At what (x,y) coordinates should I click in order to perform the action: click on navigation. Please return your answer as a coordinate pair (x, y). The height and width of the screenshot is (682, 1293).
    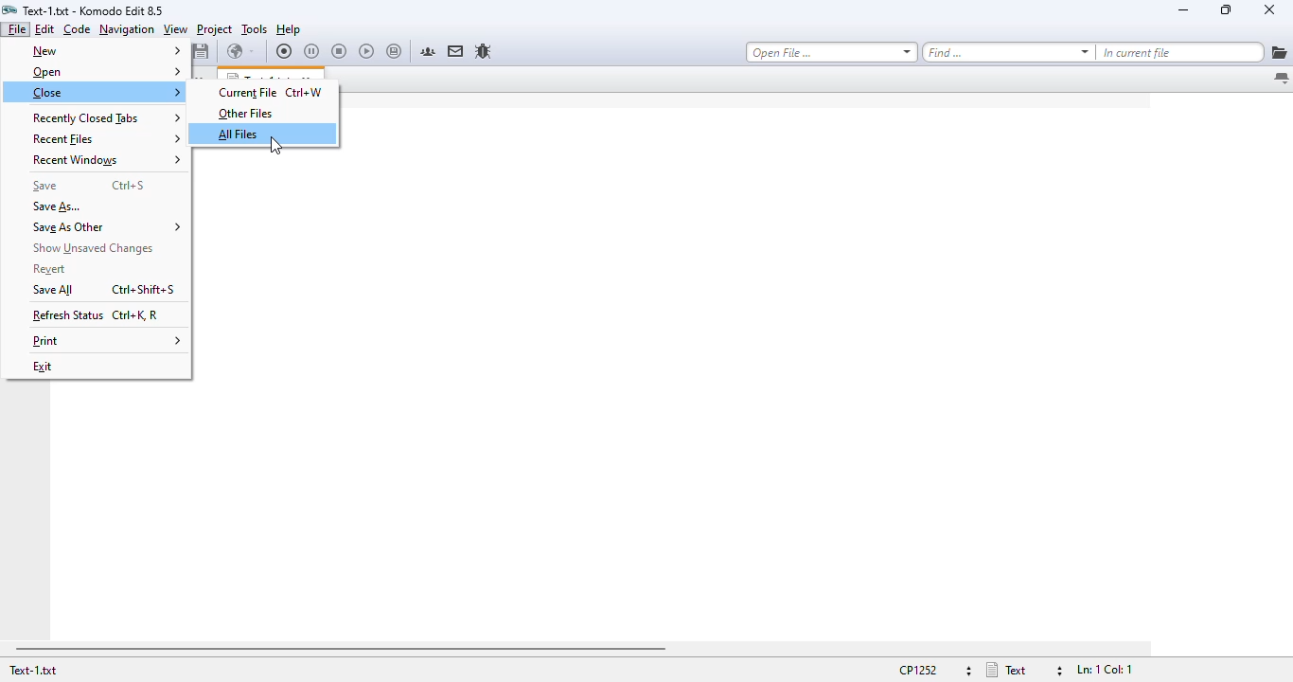
    Looking at the image, I should click on (127, 29).